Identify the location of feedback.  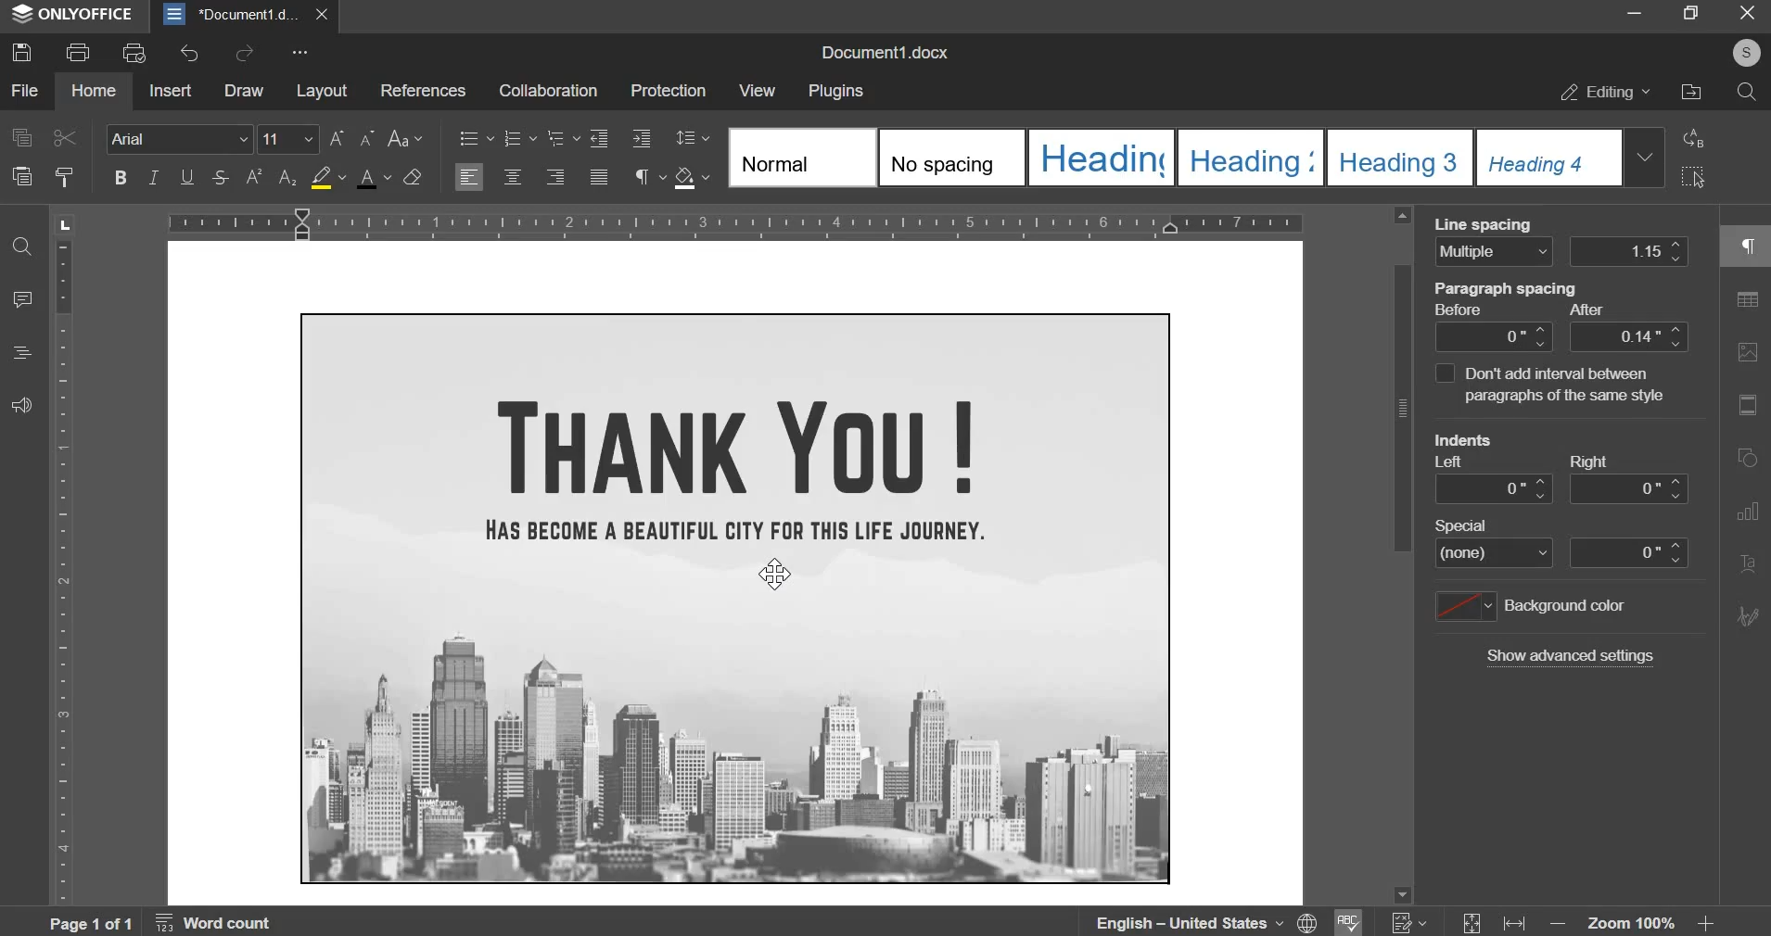
(20, 404).